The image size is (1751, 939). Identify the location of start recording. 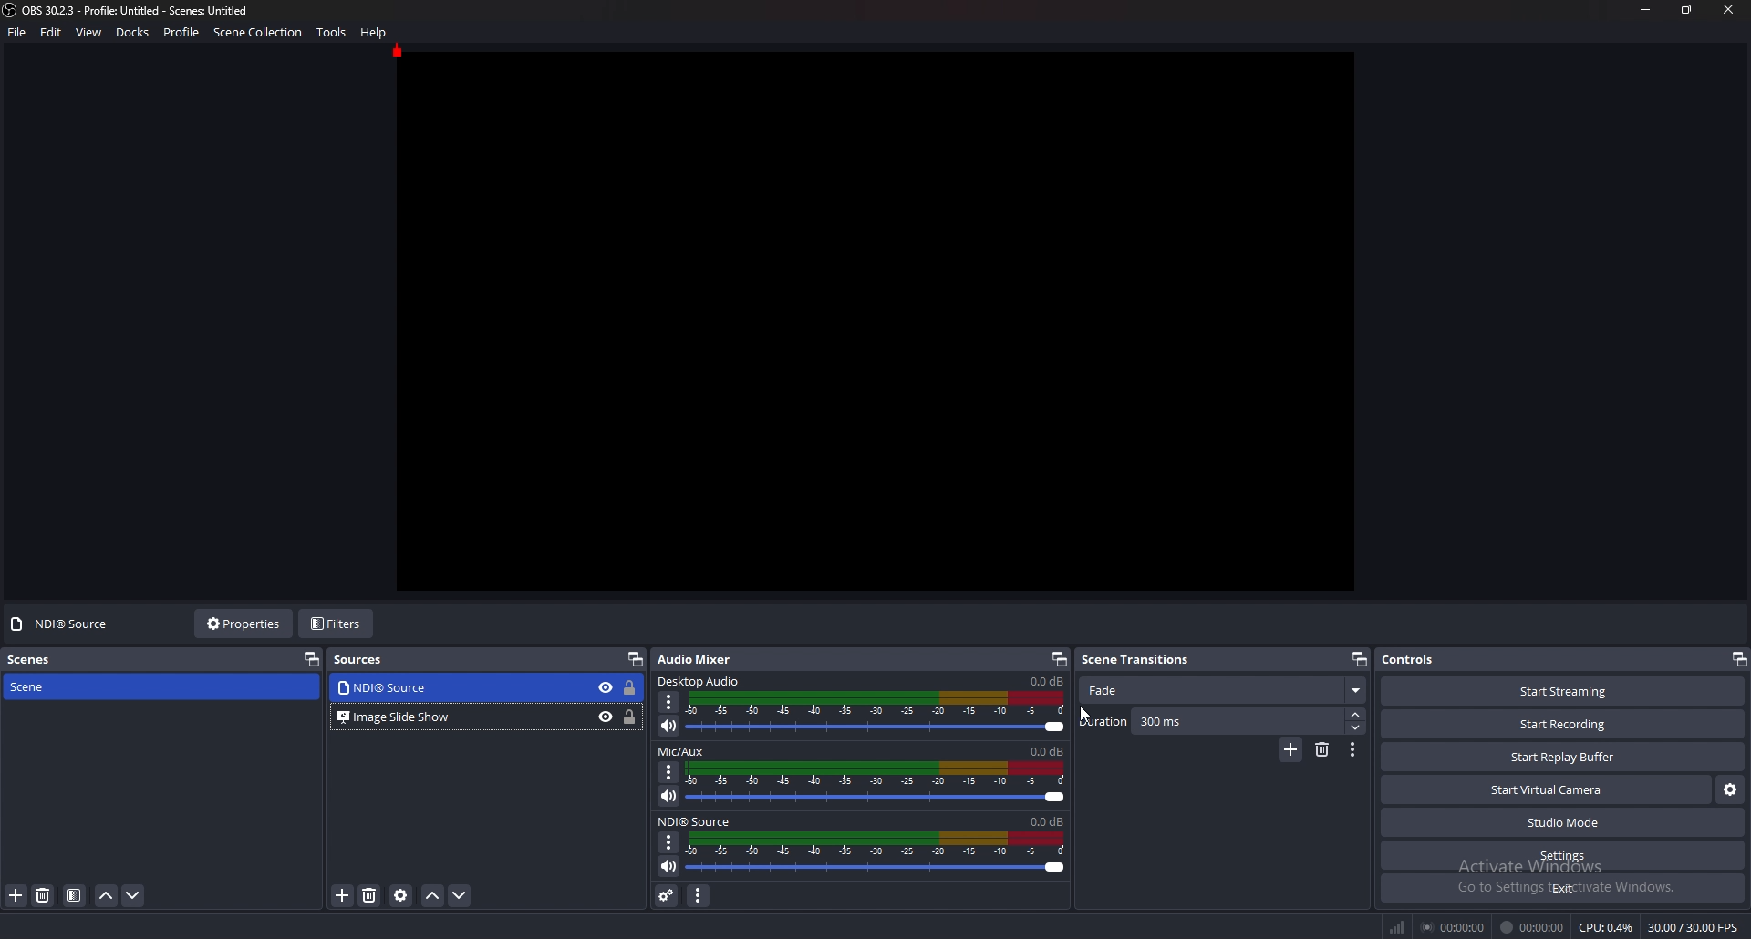
(1563, 724).